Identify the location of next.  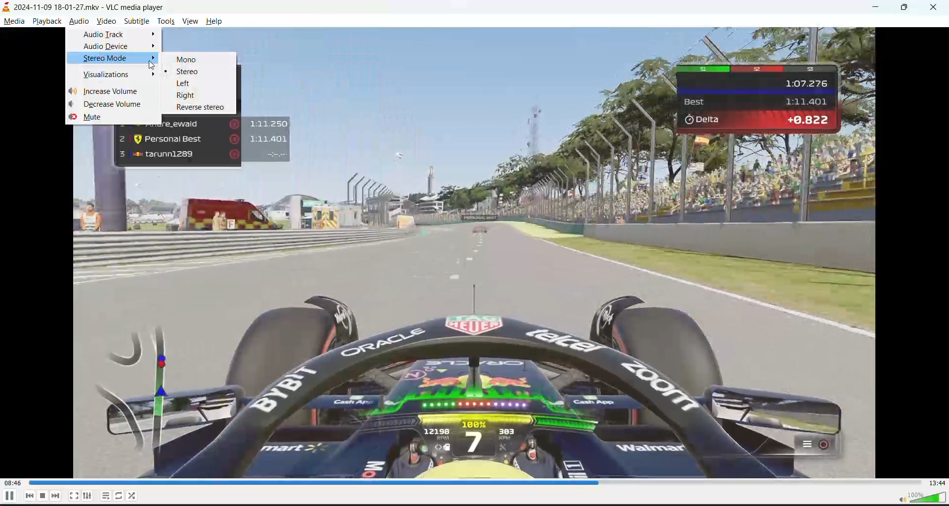
(55, 496).